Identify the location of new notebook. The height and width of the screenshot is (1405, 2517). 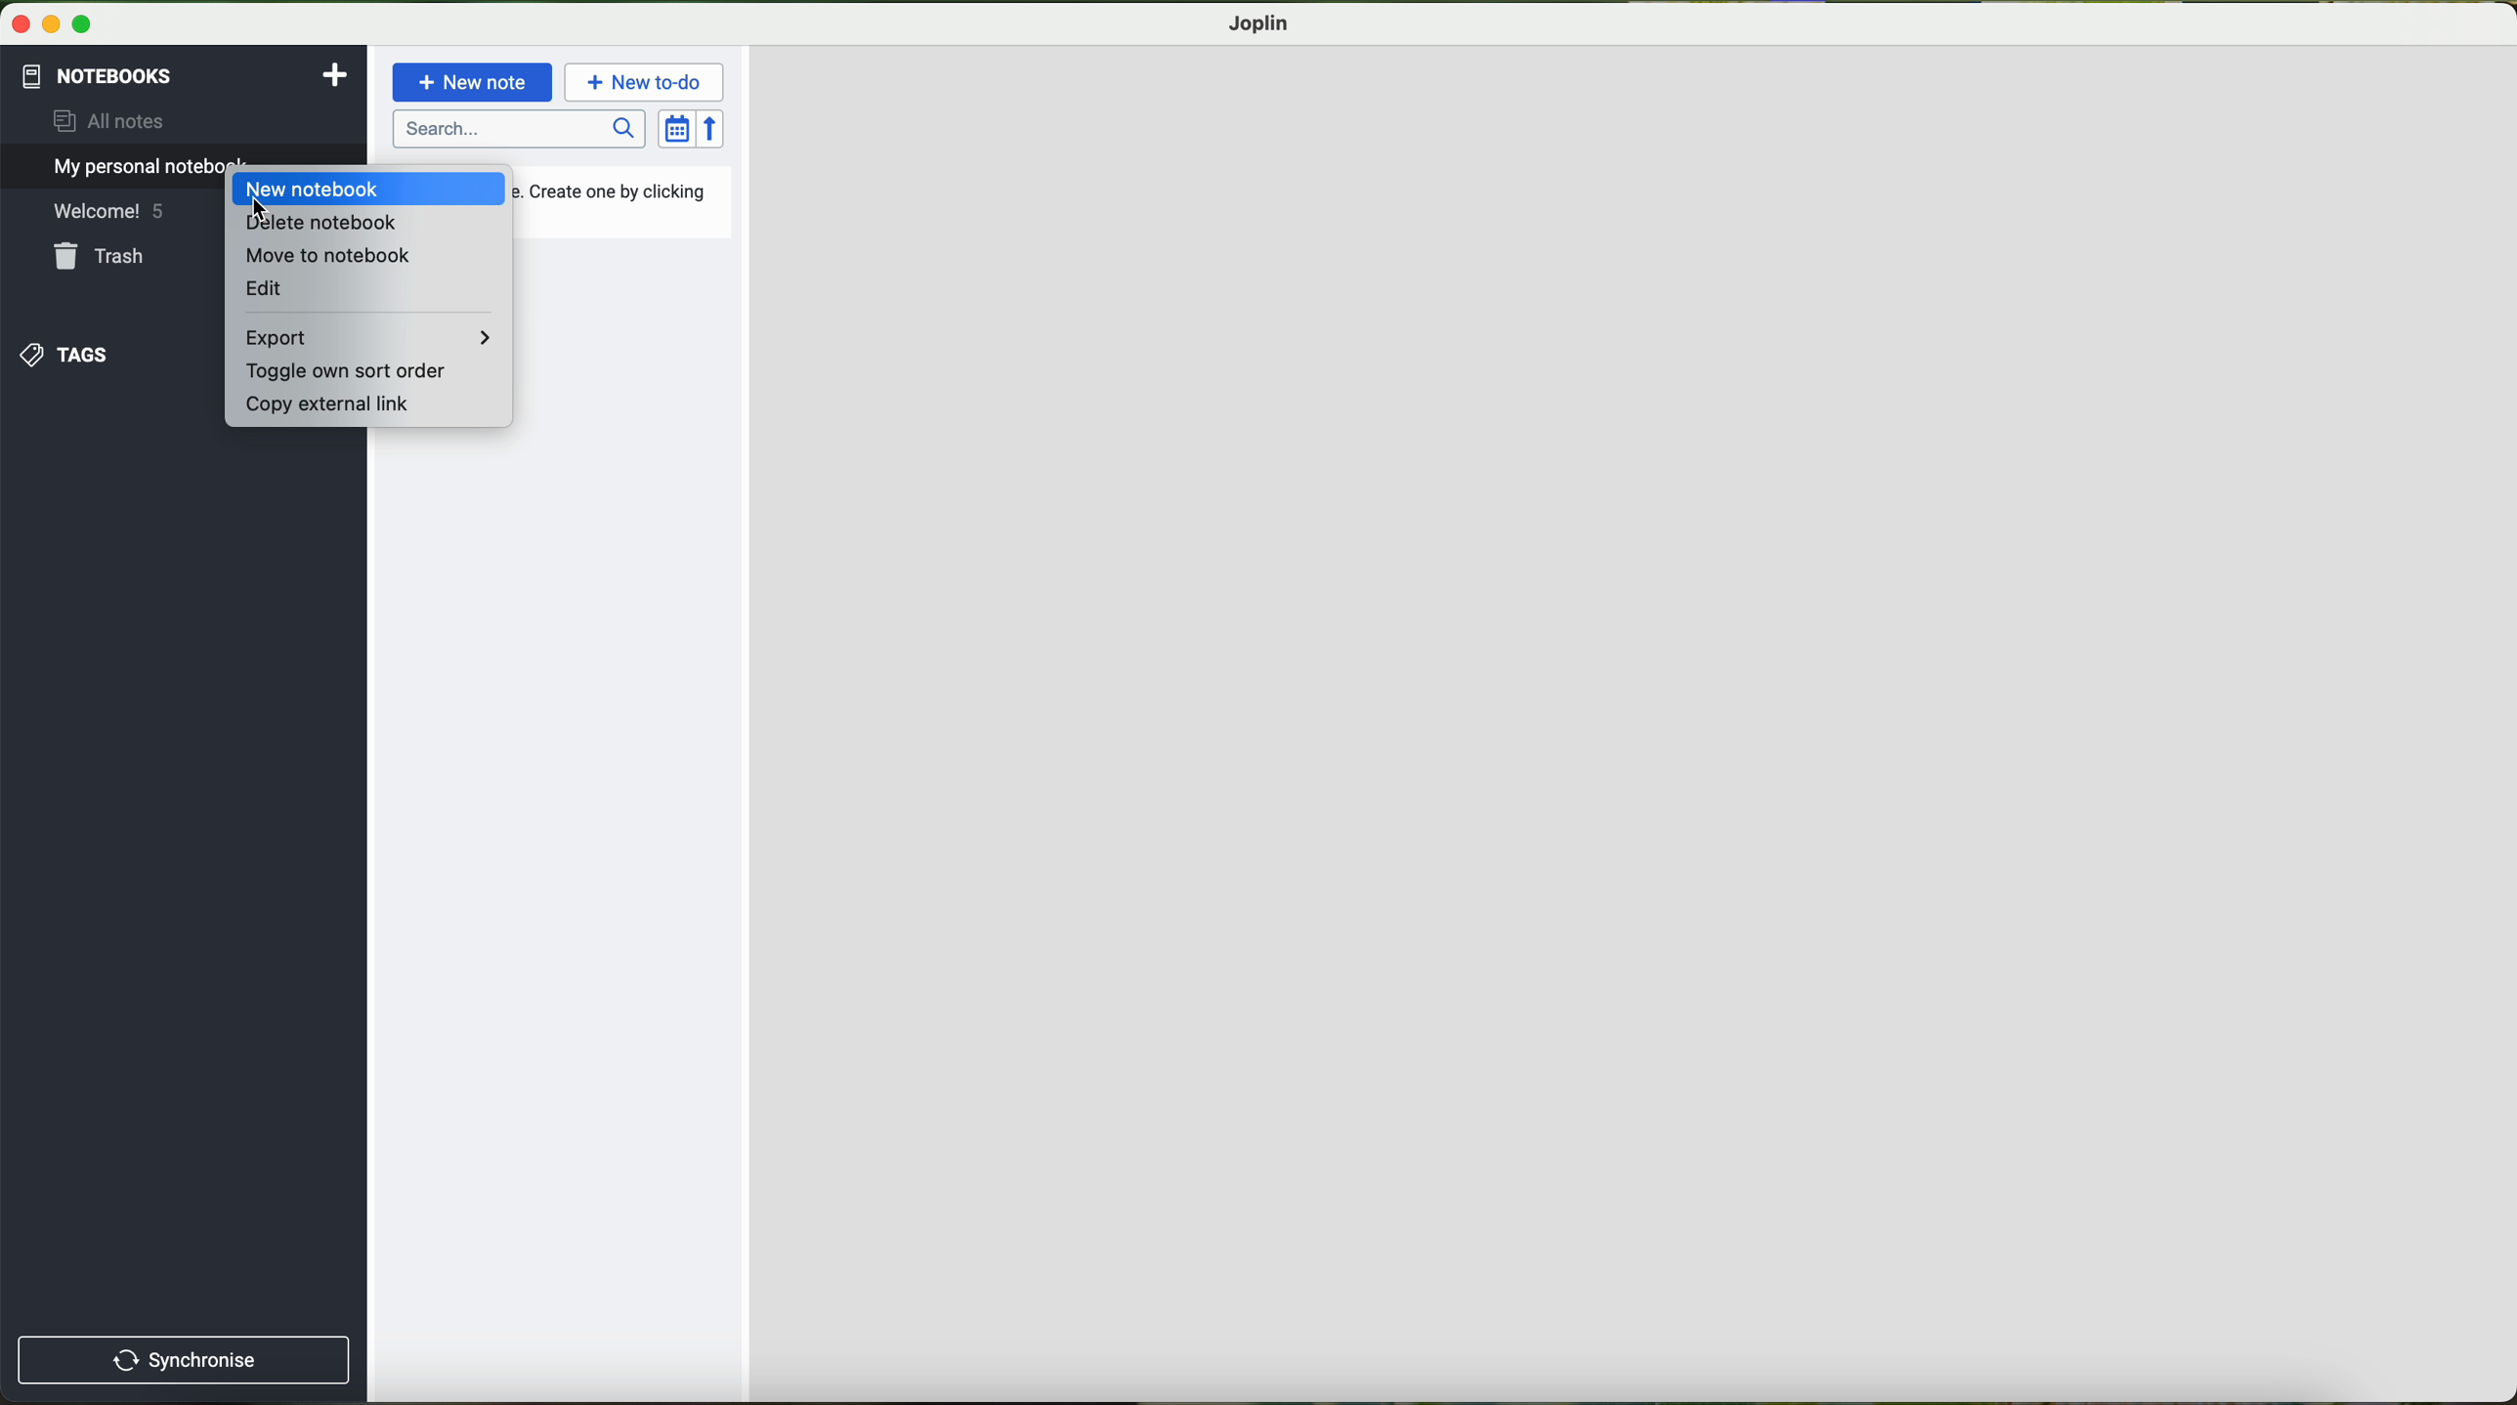
(314, 188).